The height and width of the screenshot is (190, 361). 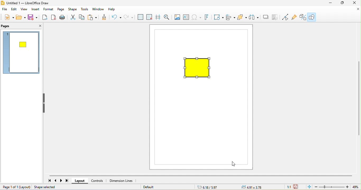 What do you see at coordinates (167, 17) in the screenshot?
I see `zoom and pan` at bounding box center [167, 17].